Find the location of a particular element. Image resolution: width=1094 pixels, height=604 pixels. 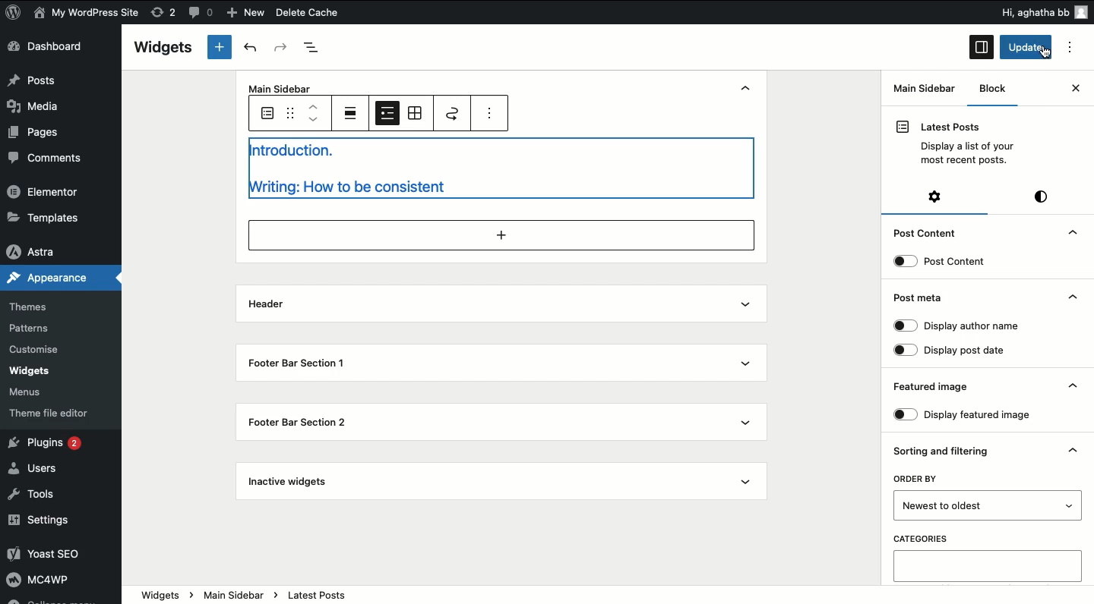

Post meta is located at coordinates (928, 299).